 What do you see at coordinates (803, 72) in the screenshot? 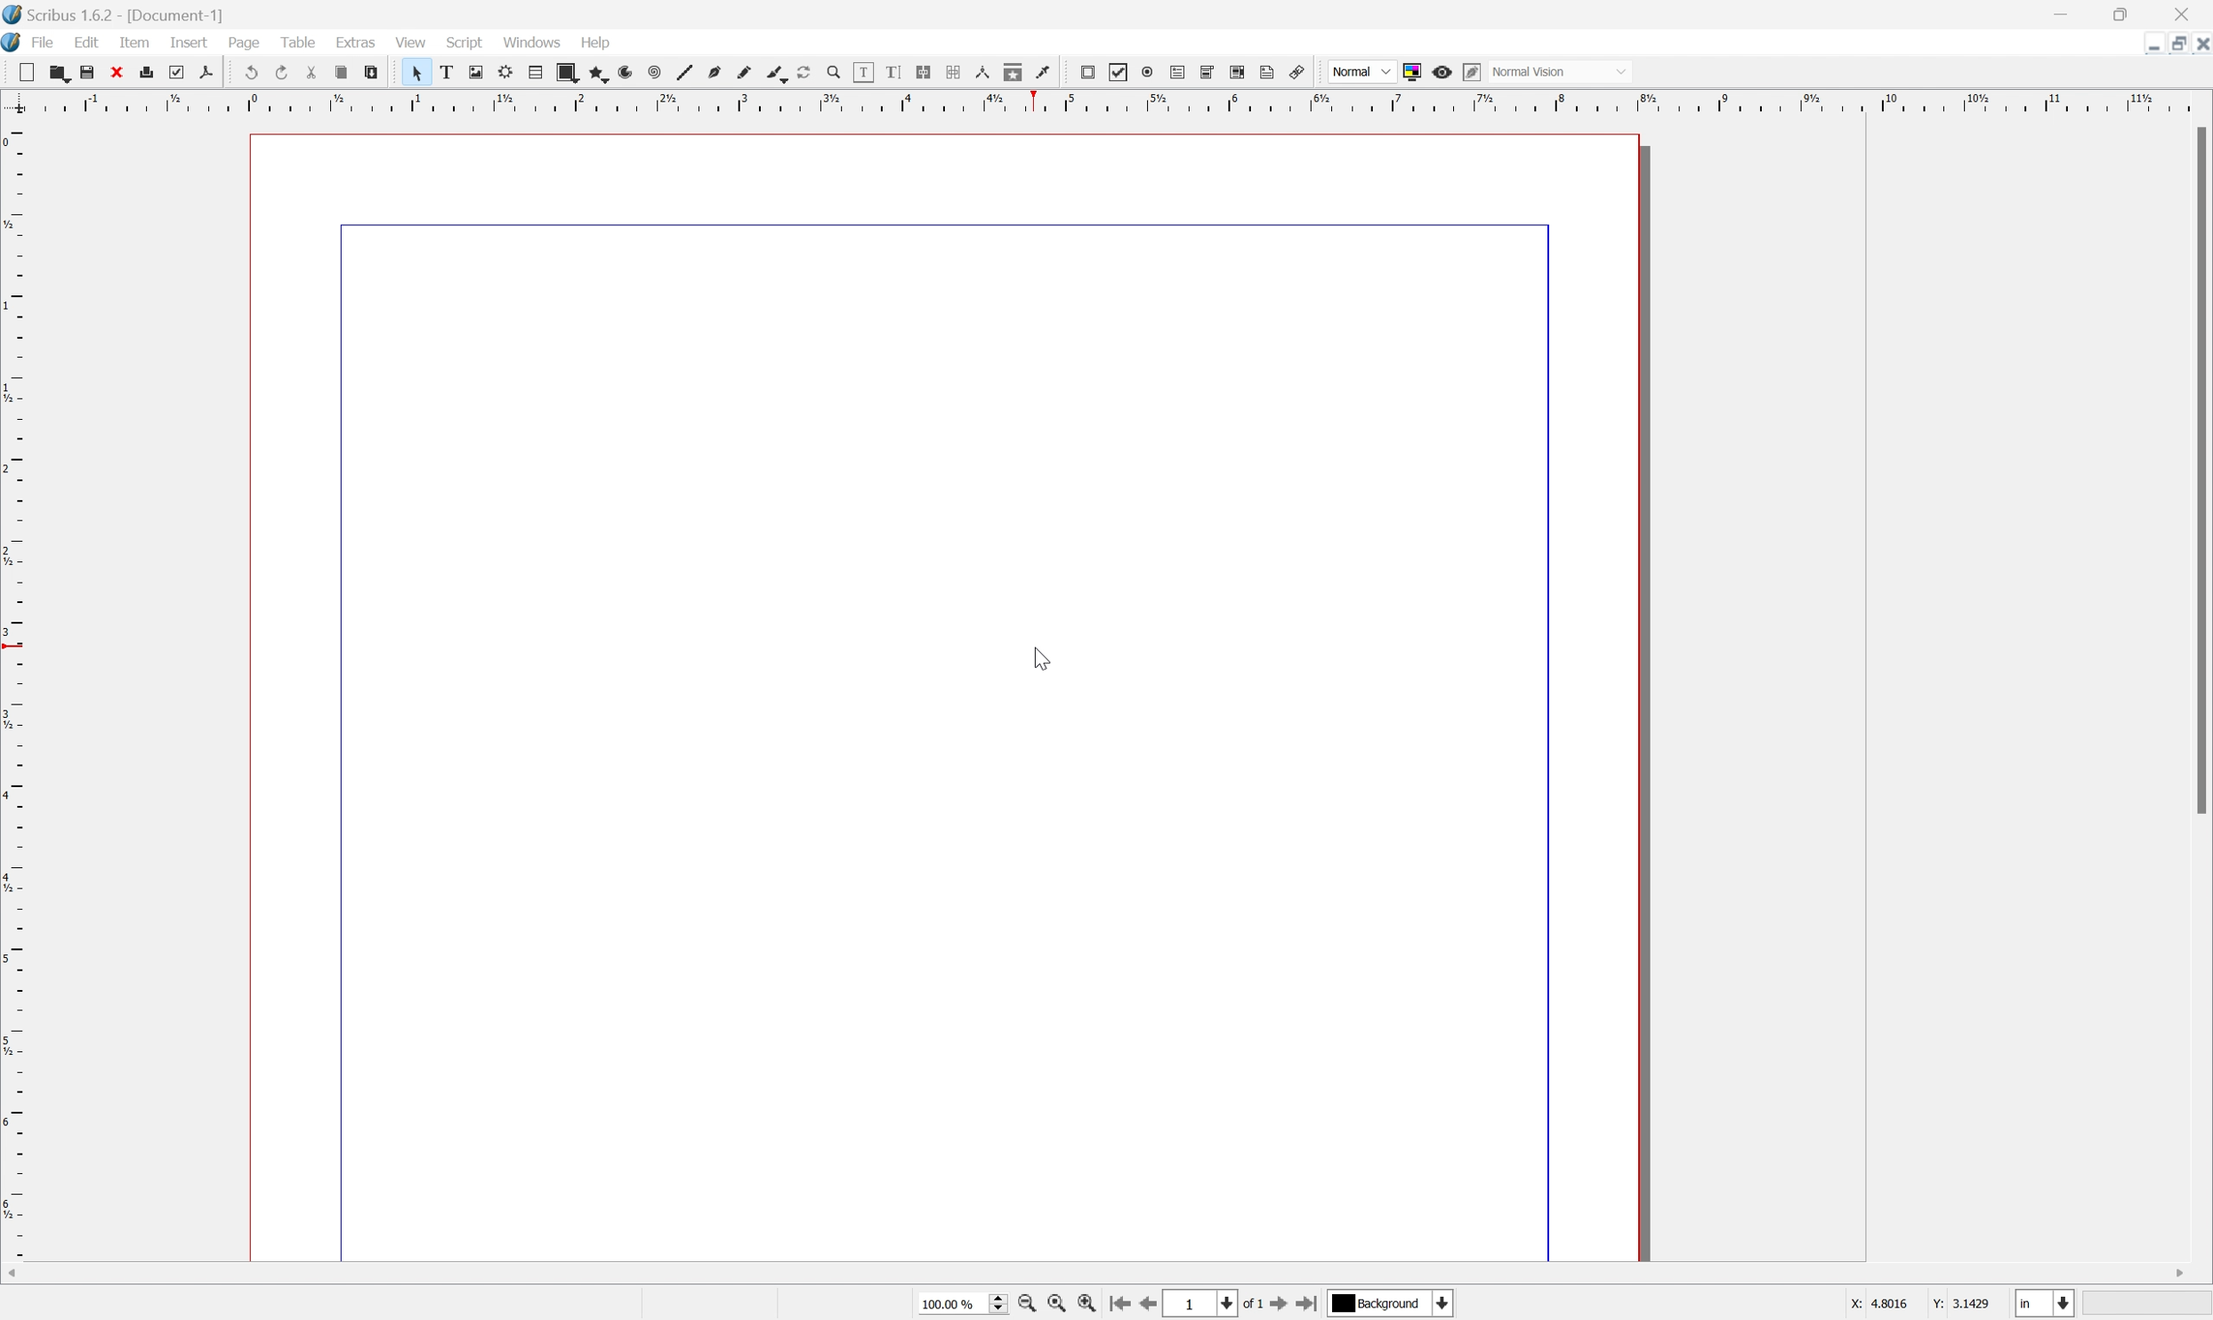
I see `rotate item` at bounding box center [803, 72].